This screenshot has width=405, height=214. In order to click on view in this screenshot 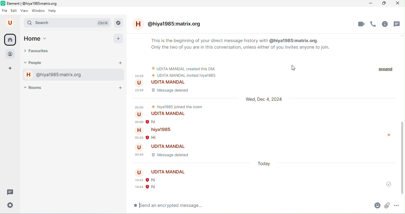, I will do `click(24, 10)`.